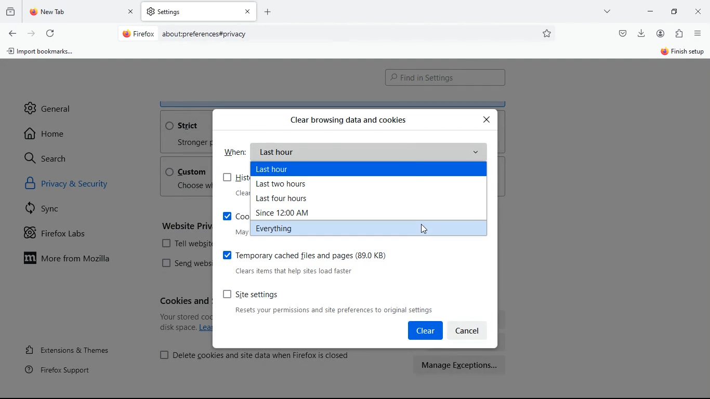 The image size is (710, 399). Describe the element at coordinates (296, 169) in the screenshot. I see `last hour` at that location.